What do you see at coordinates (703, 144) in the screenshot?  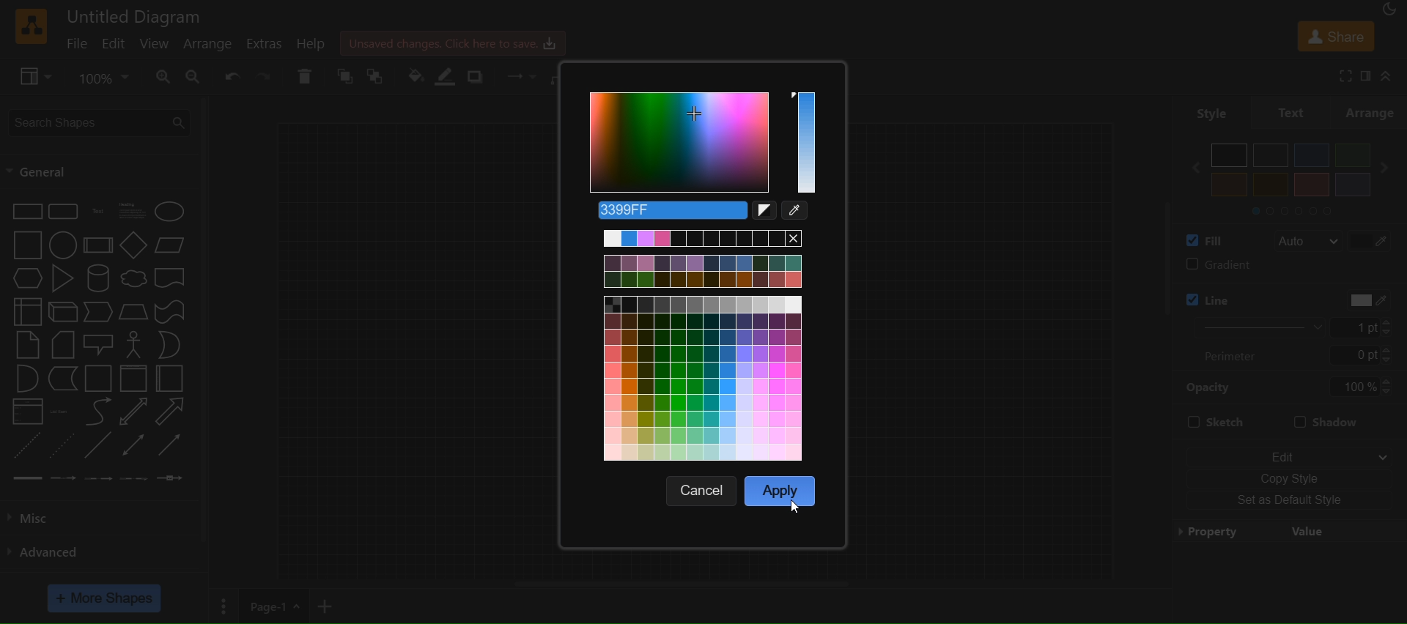 I see `color ` at bounding box center [703, 144].